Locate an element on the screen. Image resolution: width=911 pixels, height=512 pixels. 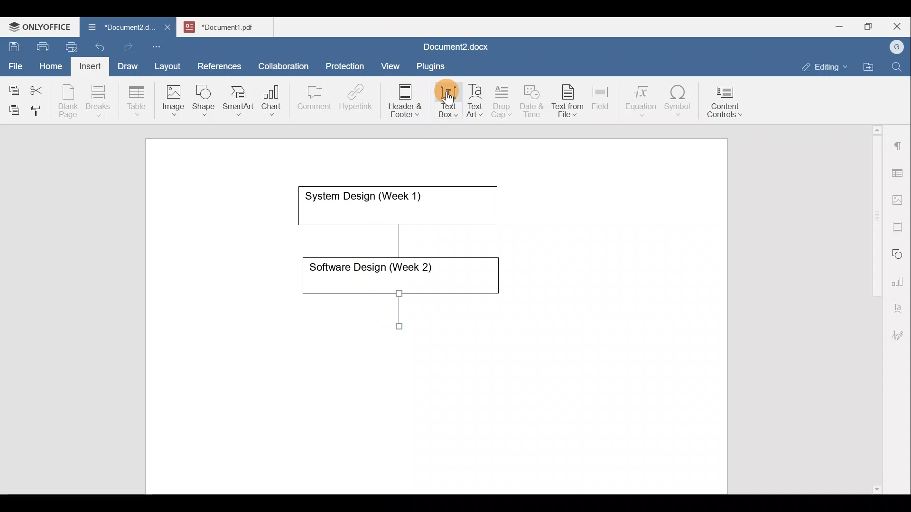
Redo is located at coordinates (128, 47).